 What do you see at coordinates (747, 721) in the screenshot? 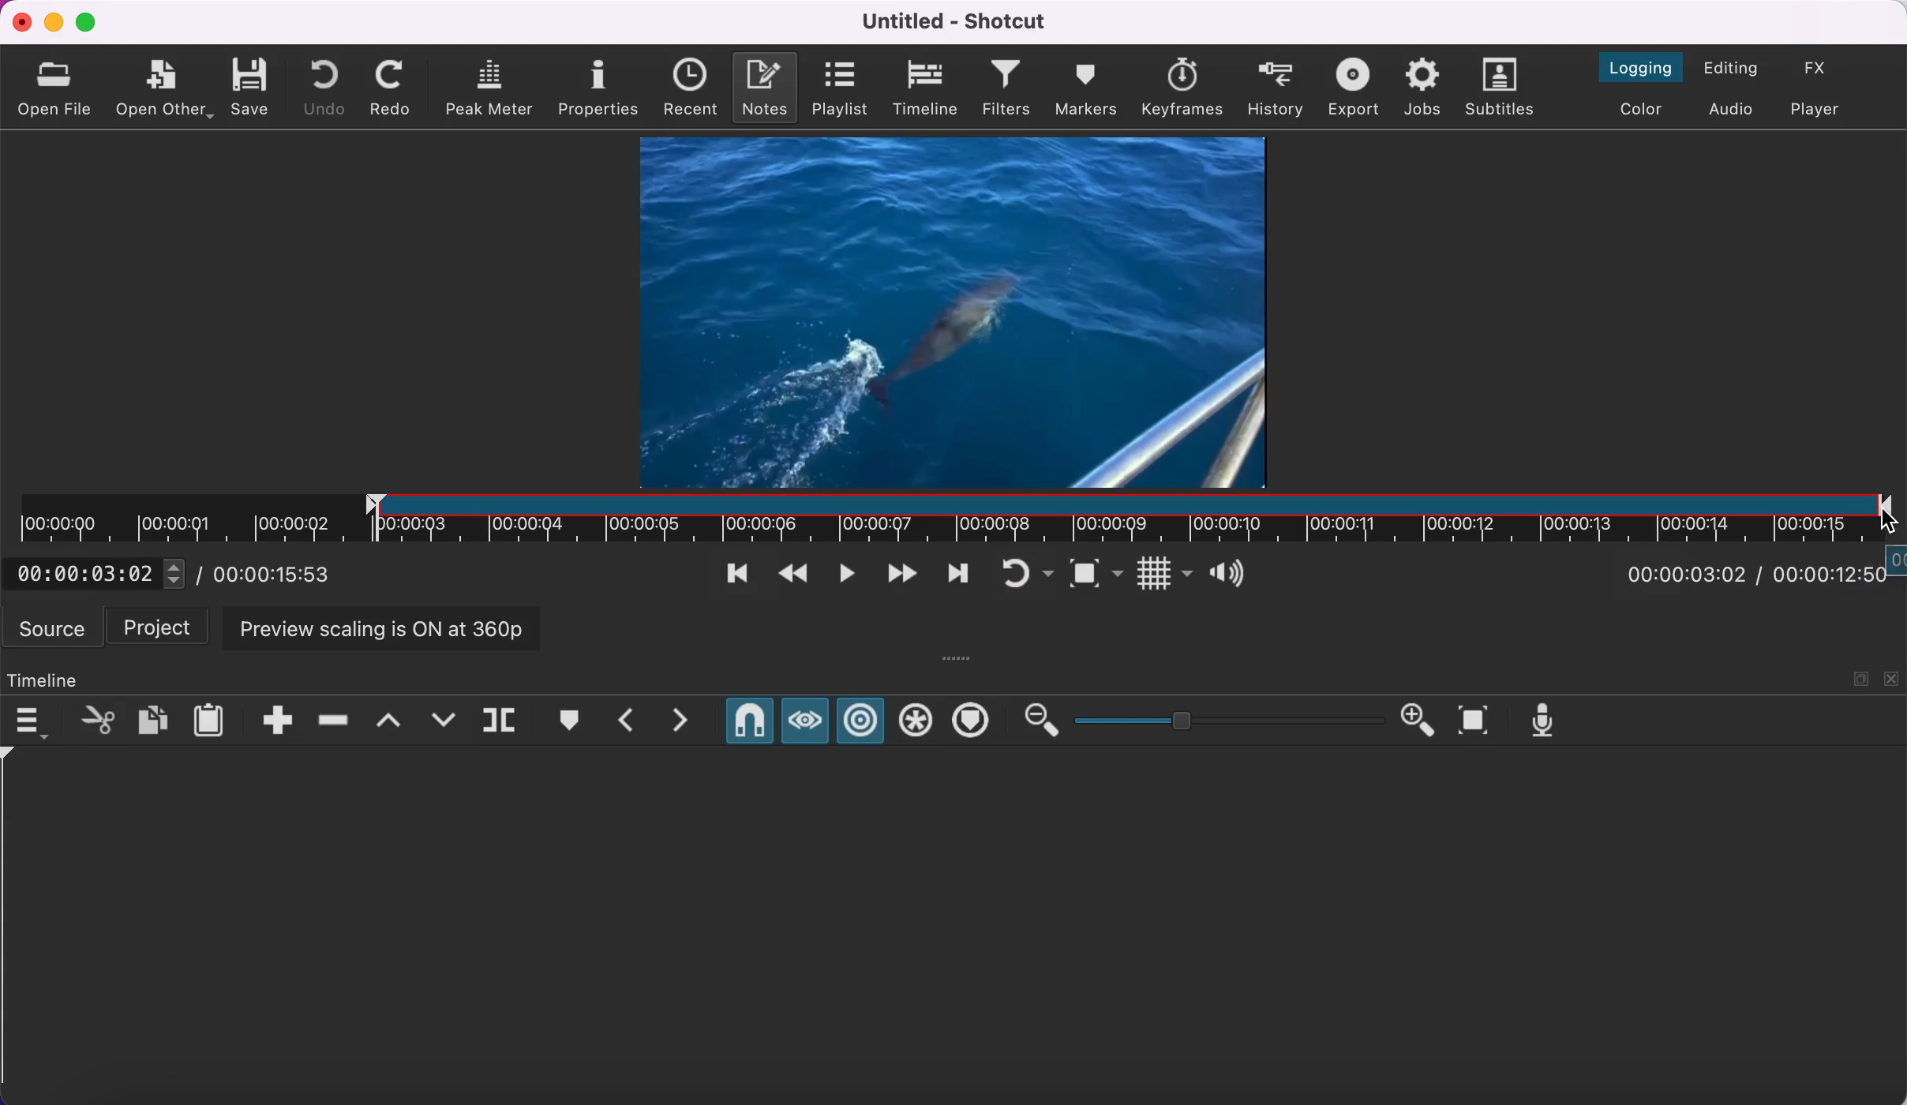
I see `snap` at bounding box center [747, 721].